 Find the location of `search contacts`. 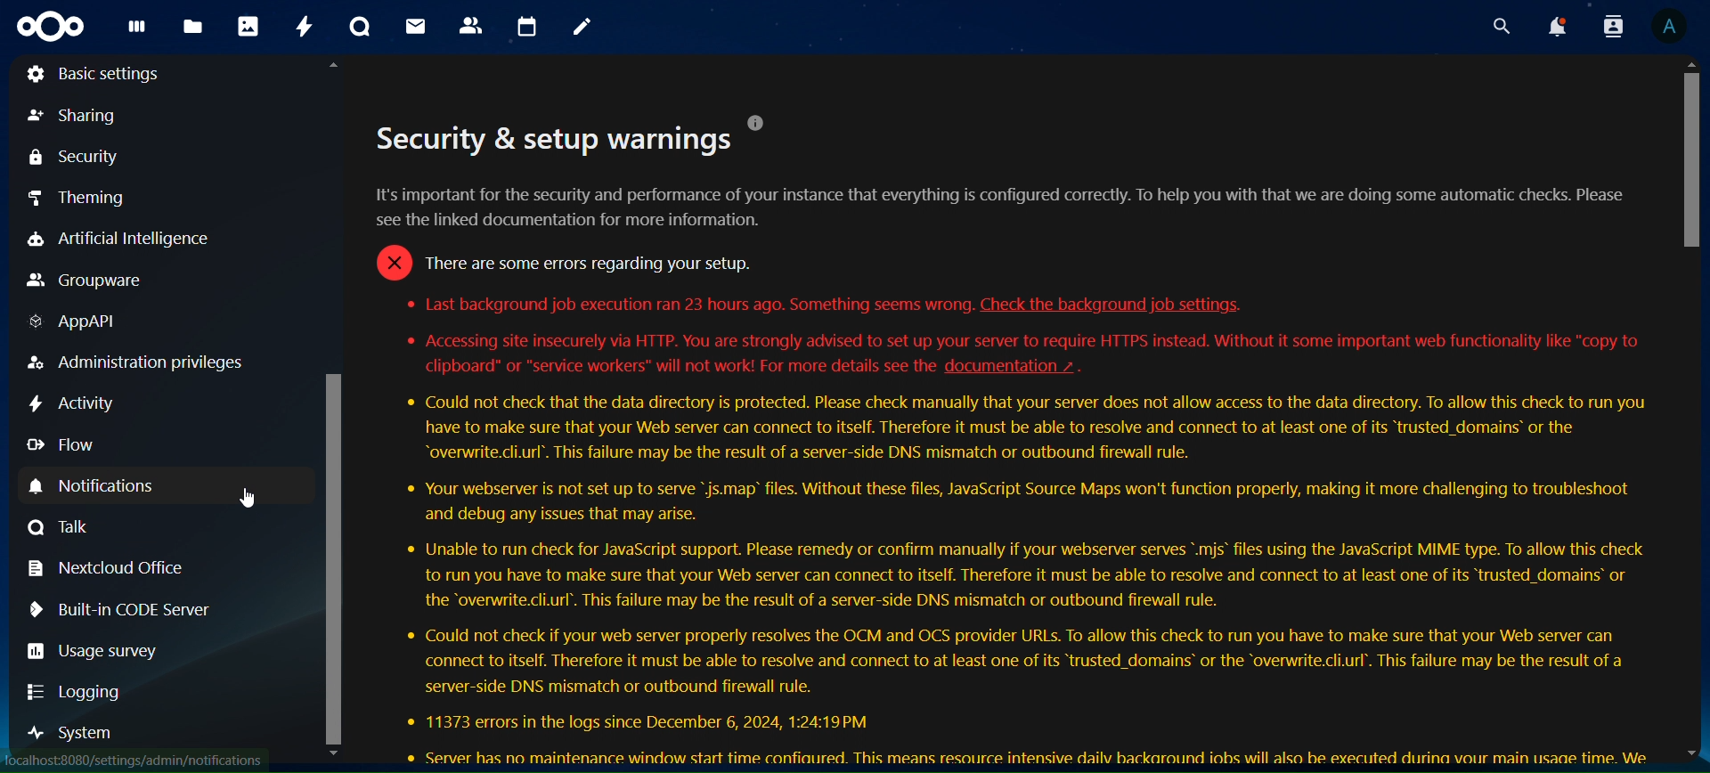

search contacts is located at coordinates (1608, 26).